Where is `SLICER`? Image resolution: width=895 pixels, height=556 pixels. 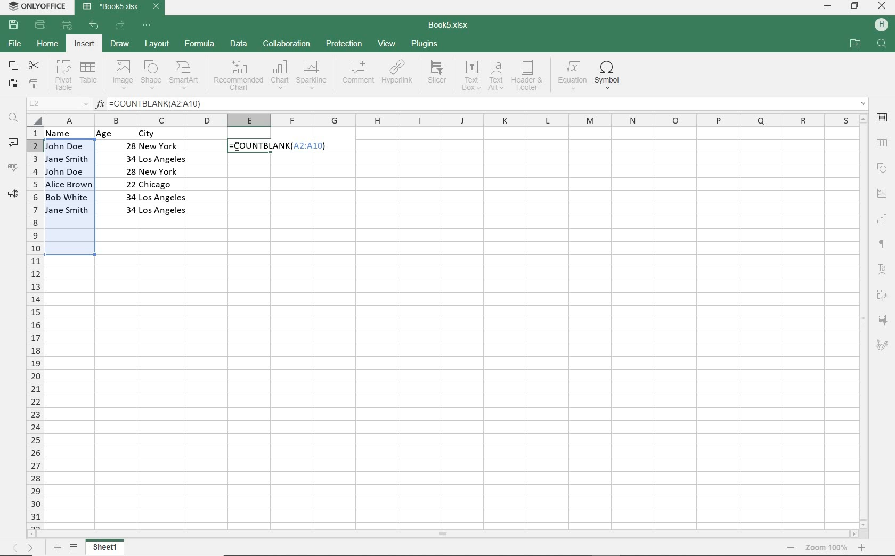 SLICER is located at coordinates (438, 76).